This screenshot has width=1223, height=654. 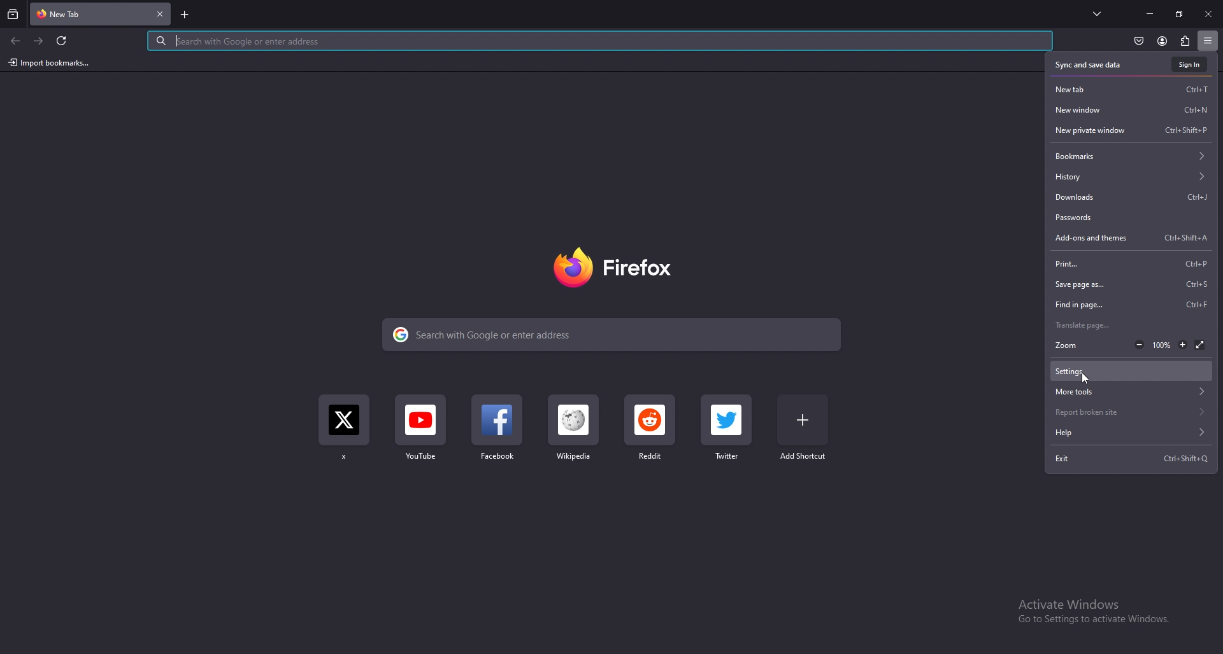 What do you see at coordinates (1097, 13) in the screenshot?
I see `list all tabs` at bounding box center [1097, 13].